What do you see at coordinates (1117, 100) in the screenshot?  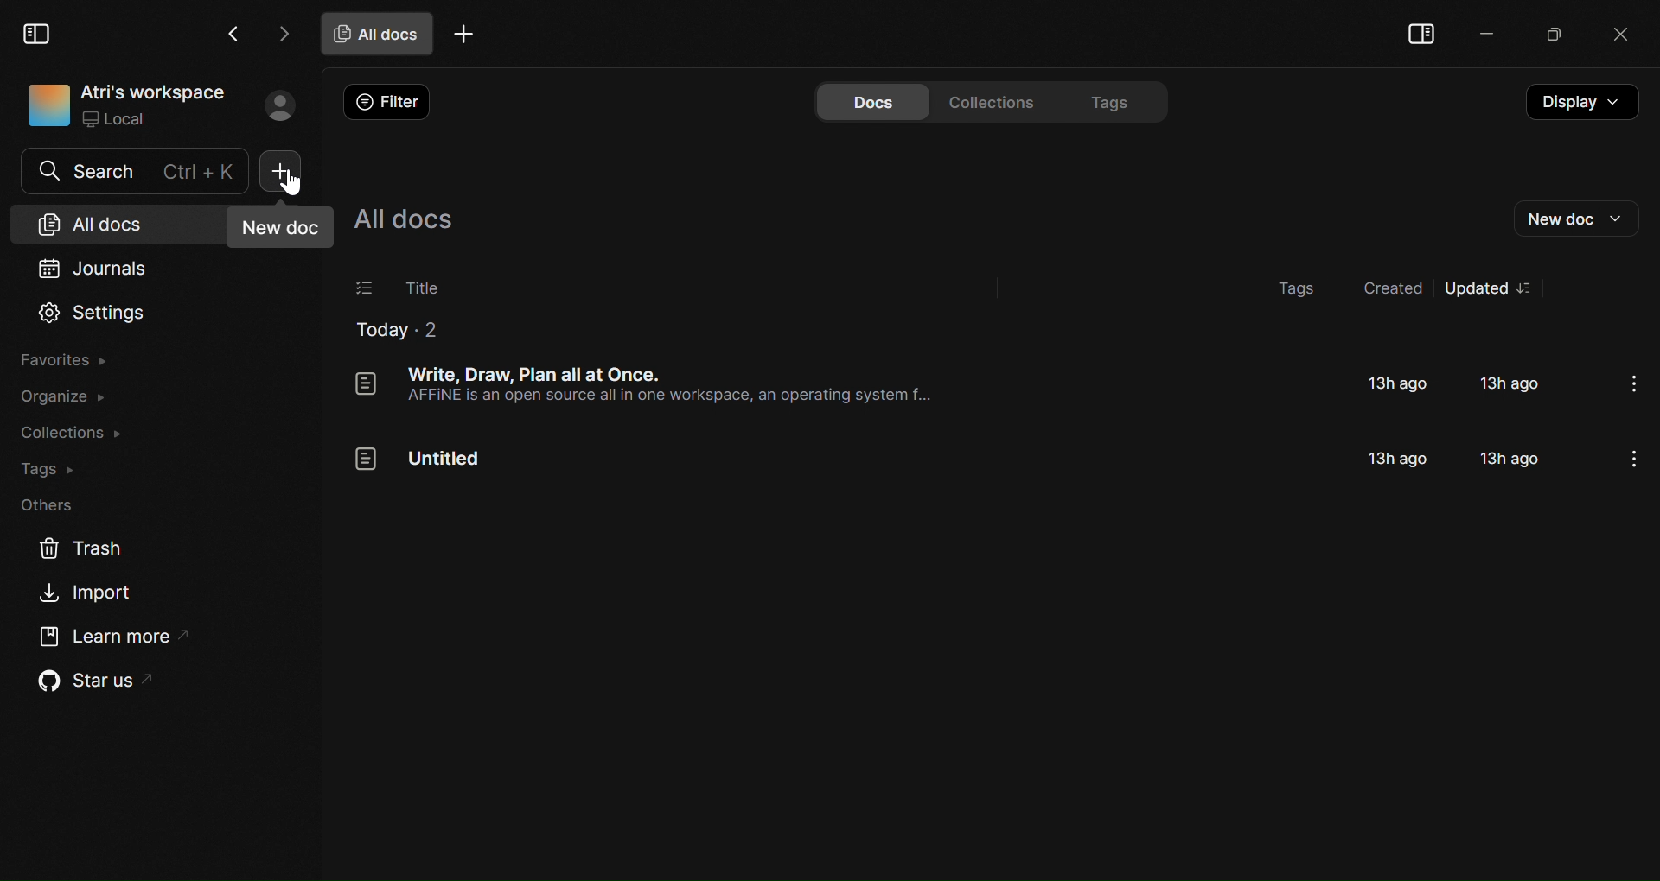 I see `Tags` at bounding box center [1117, 100].